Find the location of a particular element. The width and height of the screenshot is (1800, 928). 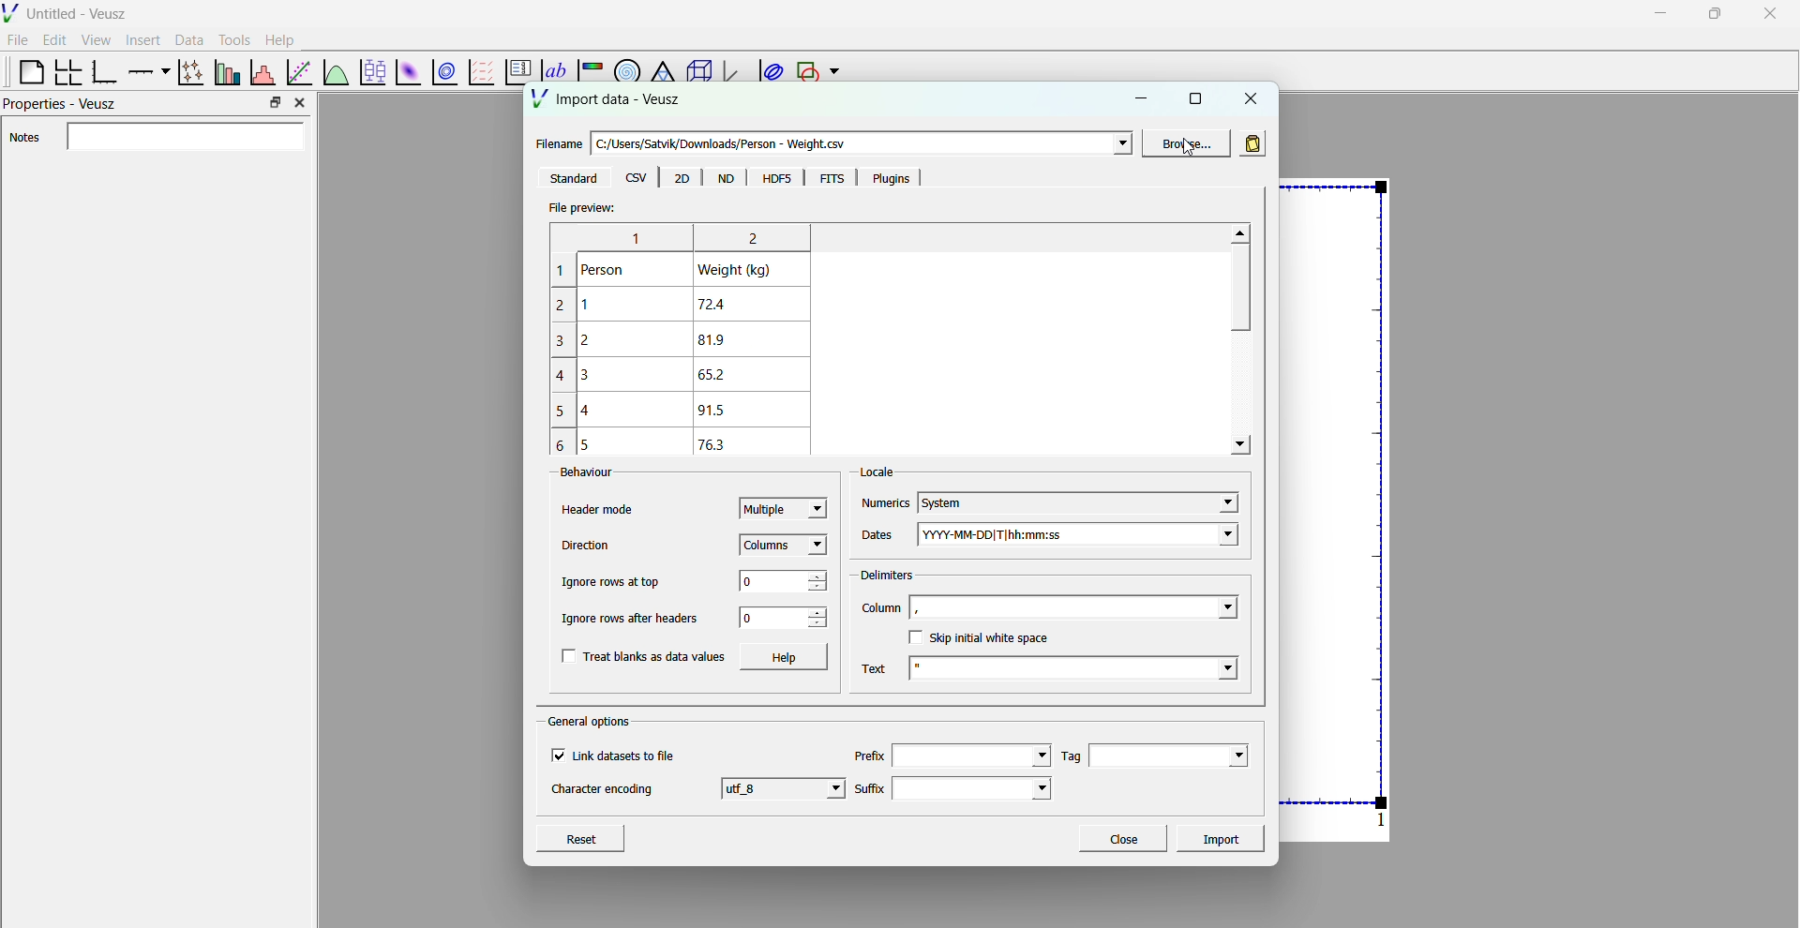

help is located at coordinates (280, 38).